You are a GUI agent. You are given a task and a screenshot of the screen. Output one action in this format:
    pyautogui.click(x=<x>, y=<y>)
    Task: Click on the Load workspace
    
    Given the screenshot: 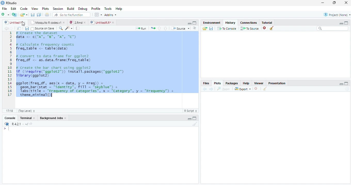 What is the action you would take?
    pyautogui.click(x=204, y=29)
    